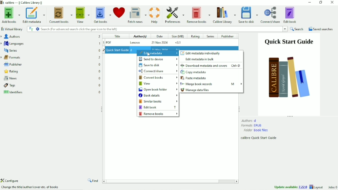  Describe the element at coordinates (164, 29) in the screenshot. I see `Search` at that location.